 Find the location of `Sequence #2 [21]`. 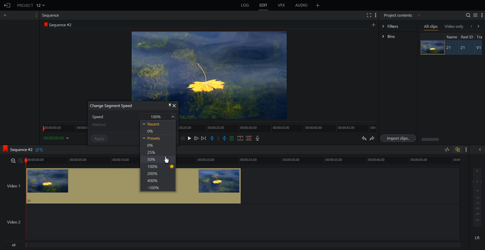

Sequence #2 [21] is located at coordinates (27, 150).